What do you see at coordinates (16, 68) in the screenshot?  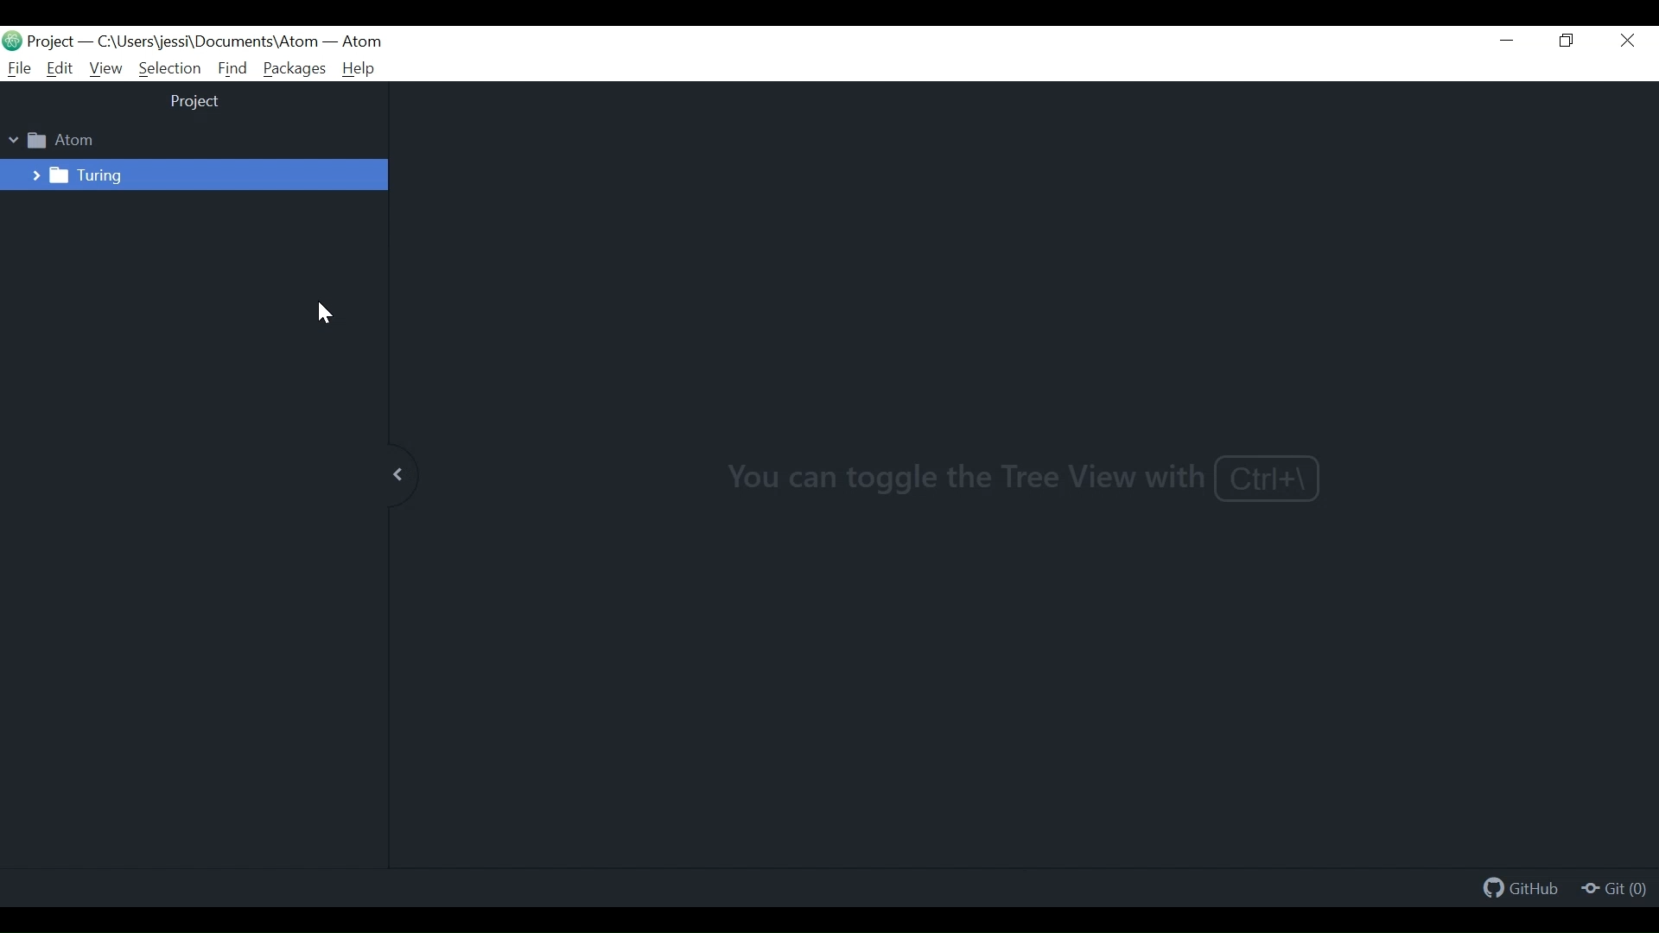 I see `File` at bounding box center [16, 68].